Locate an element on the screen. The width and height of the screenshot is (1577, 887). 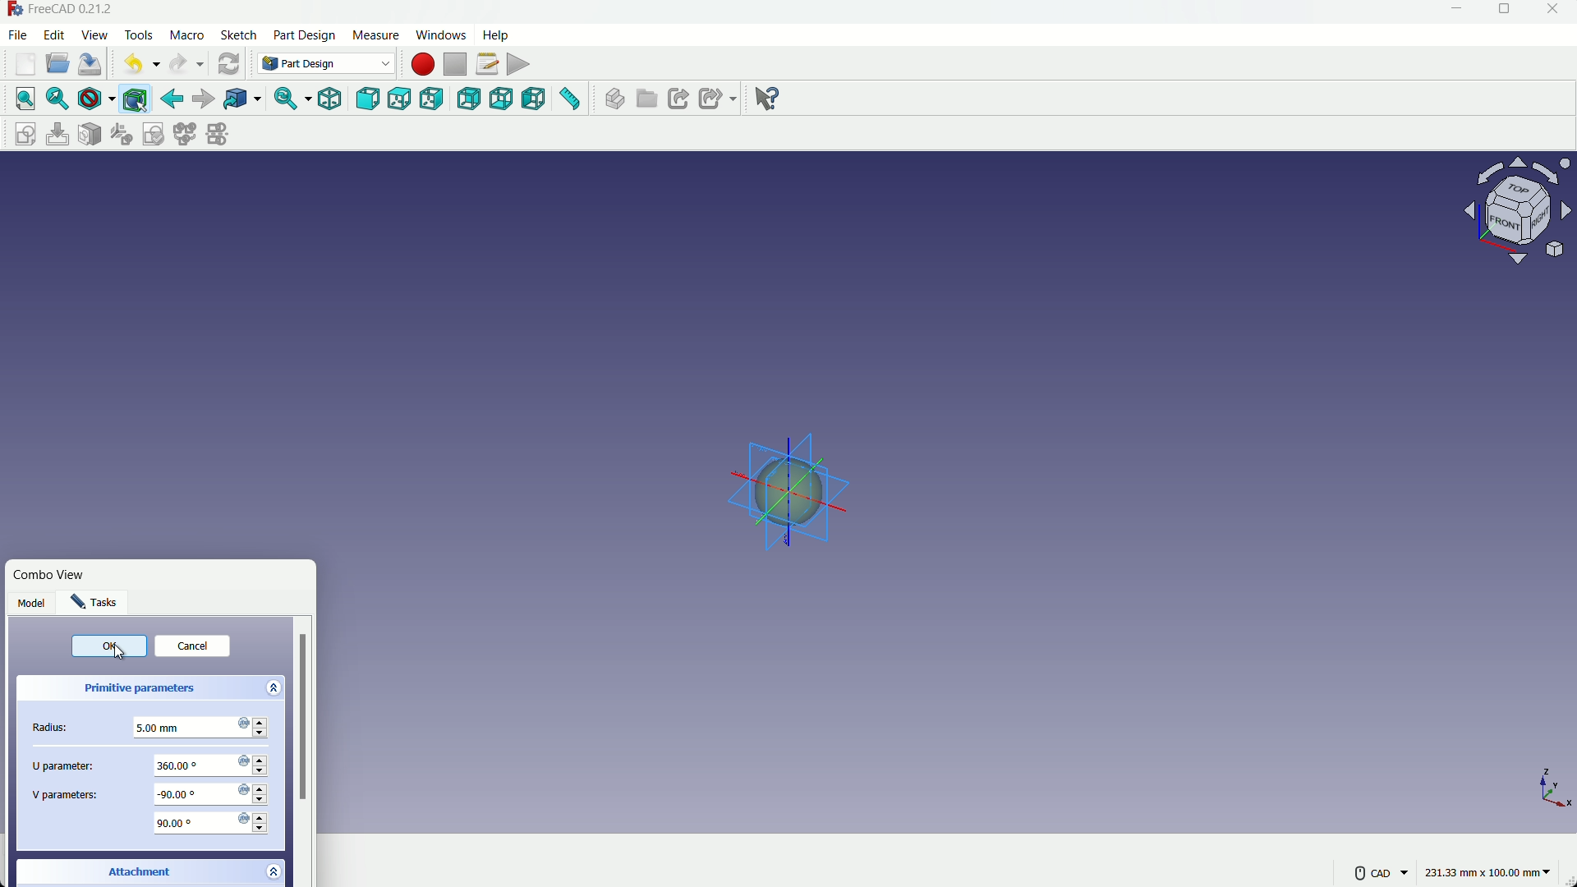
close is located at coordinates (1552, 10).